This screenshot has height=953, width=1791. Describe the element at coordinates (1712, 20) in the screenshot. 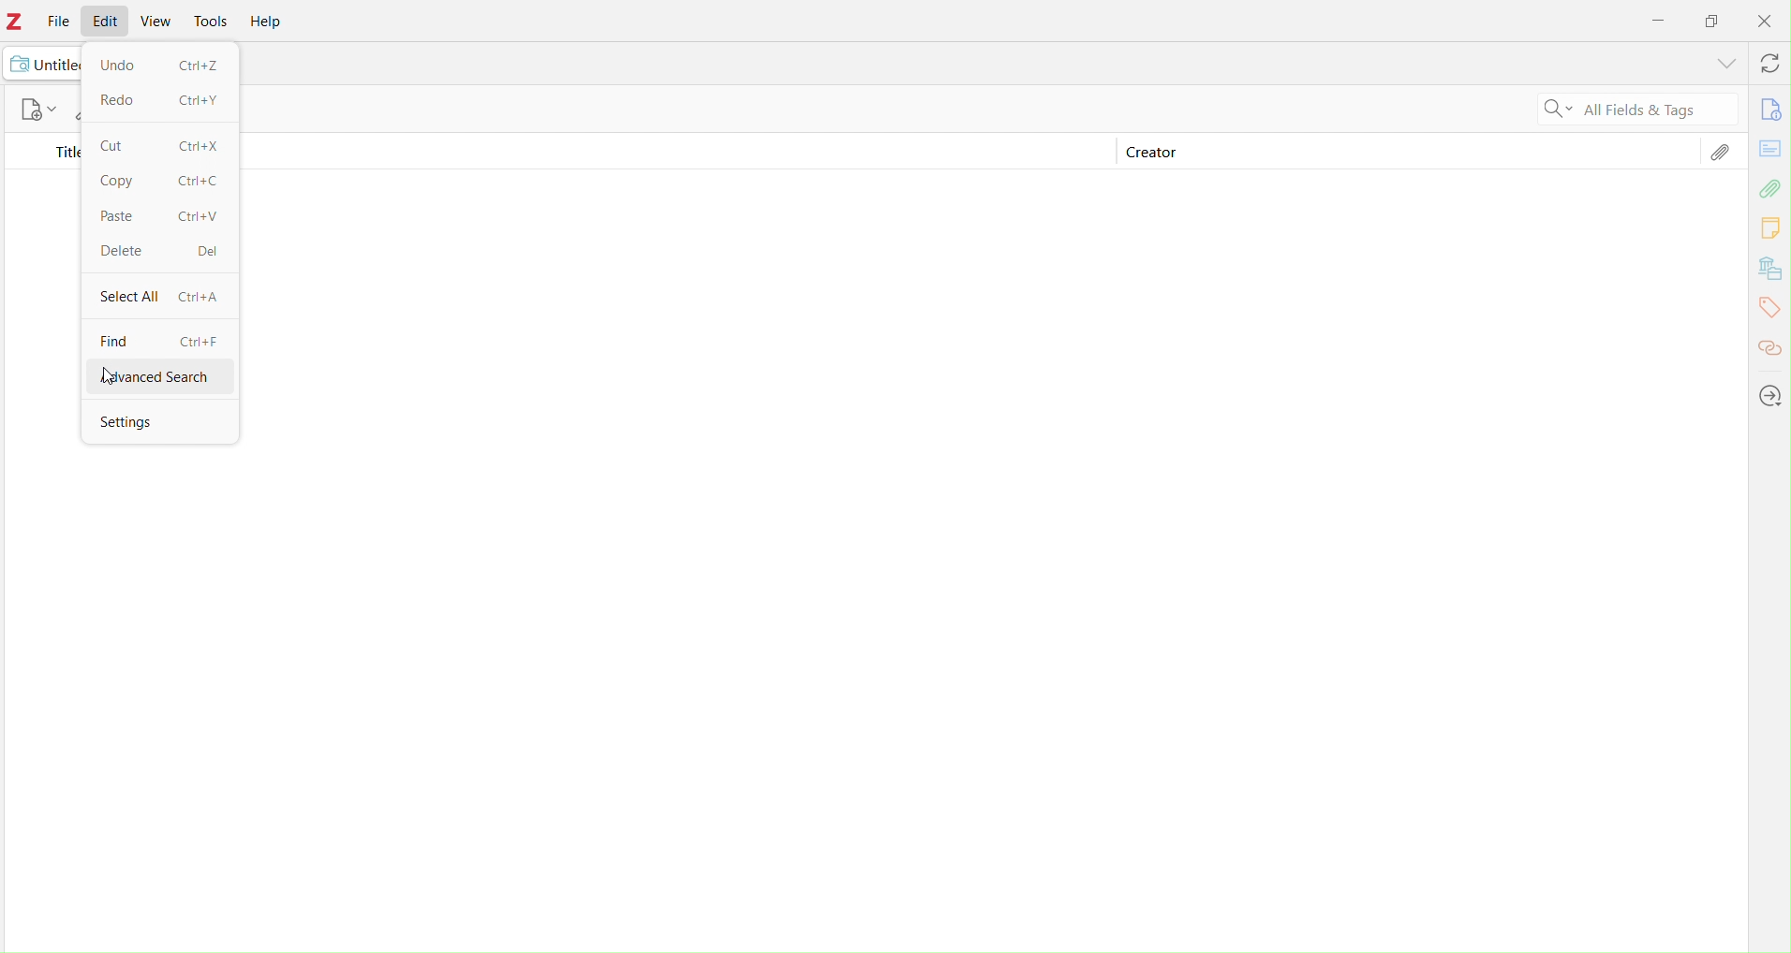

I see `Box` at that location.